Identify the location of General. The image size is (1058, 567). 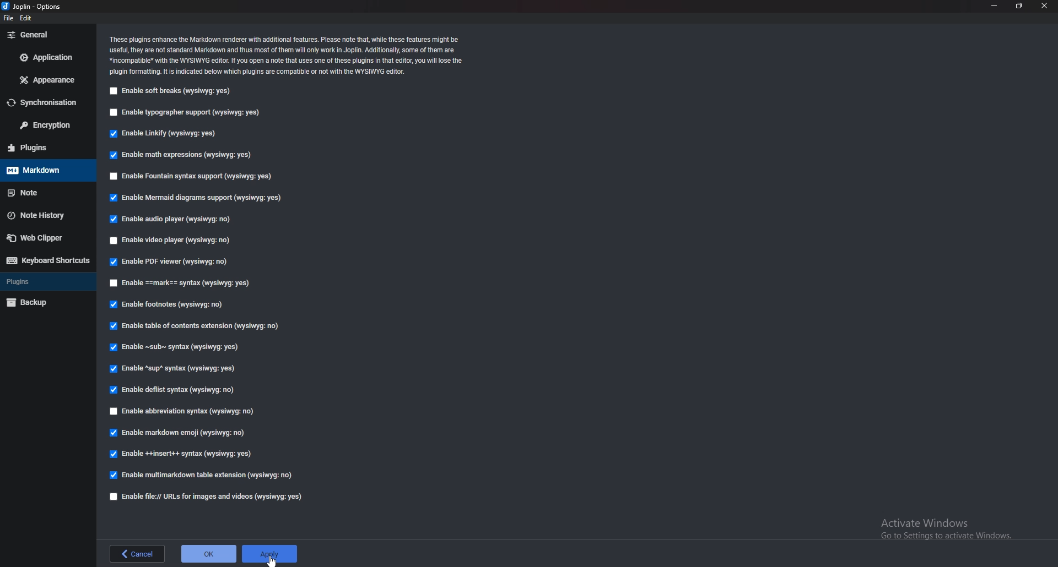
(44, 35).